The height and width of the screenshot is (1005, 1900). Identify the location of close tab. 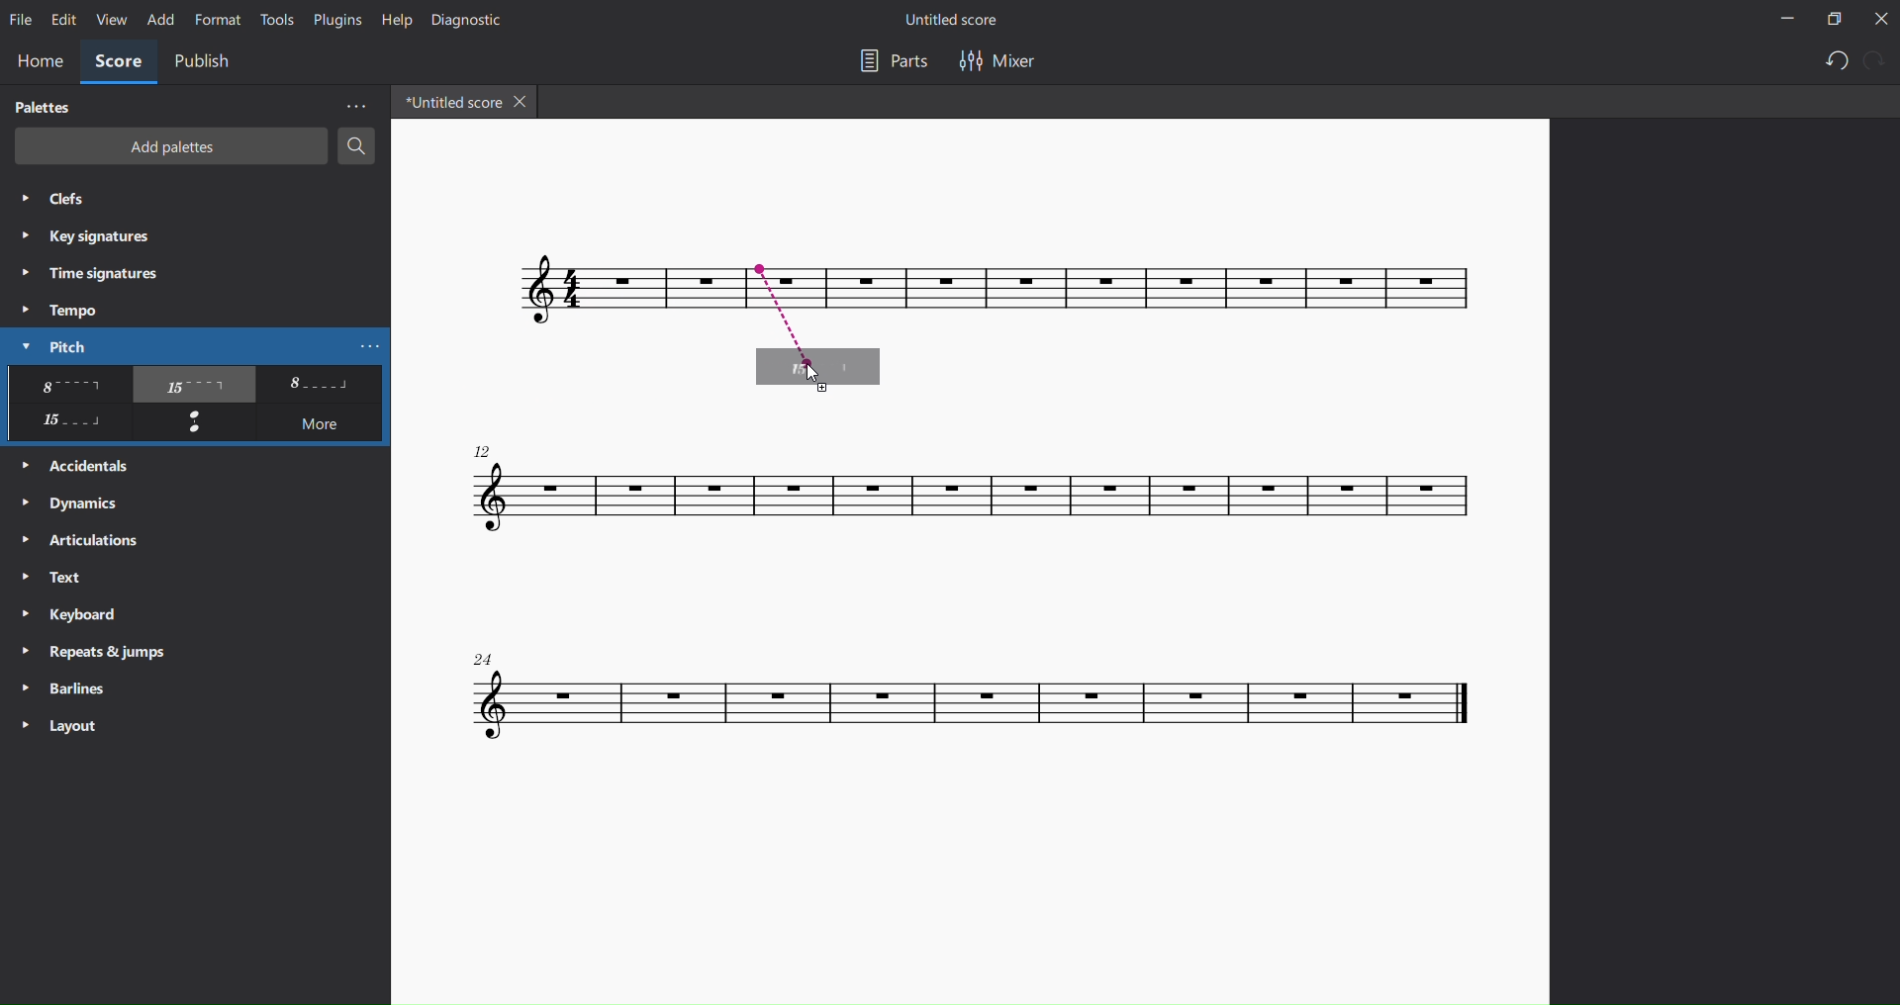
(523, 100).